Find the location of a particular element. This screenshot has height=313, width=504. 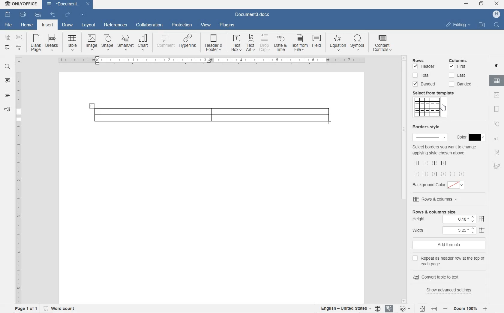

Document3.docx is located at coordinates (253, 14).